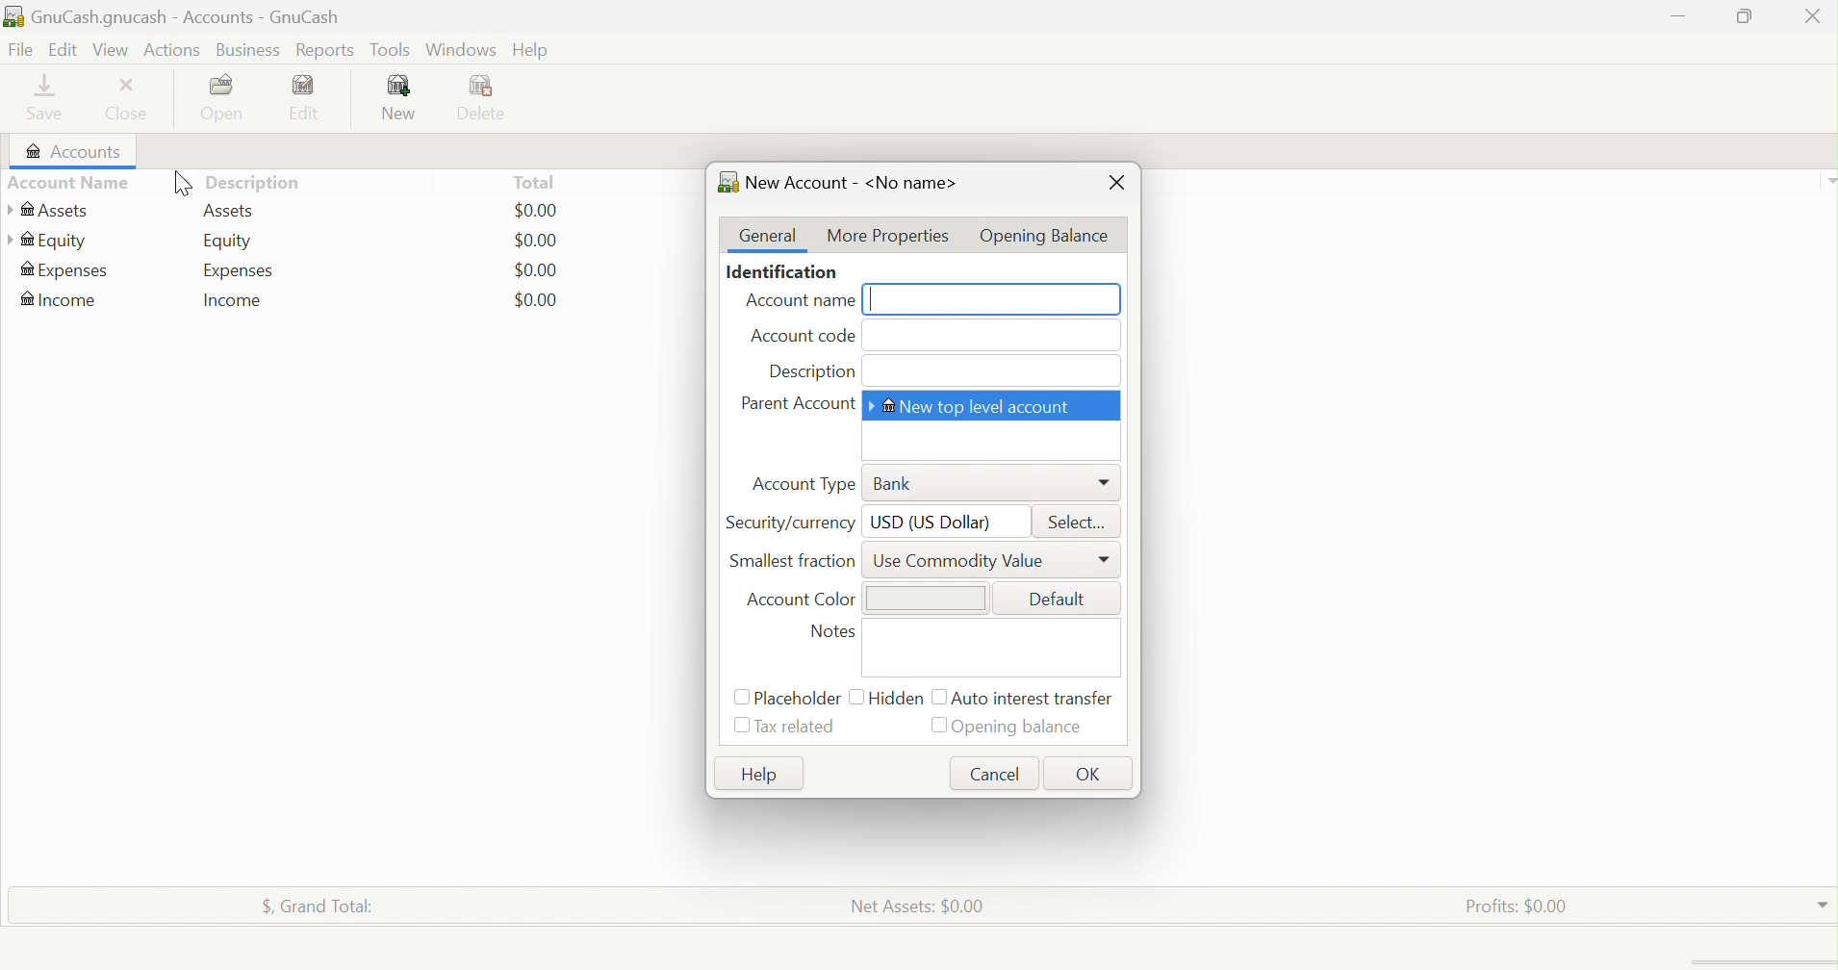 This screenshot has height=970, width=1838. What do you see at coordinates (401, 98) in the screenshot?
I see `New` at bounding box center [401, 98].